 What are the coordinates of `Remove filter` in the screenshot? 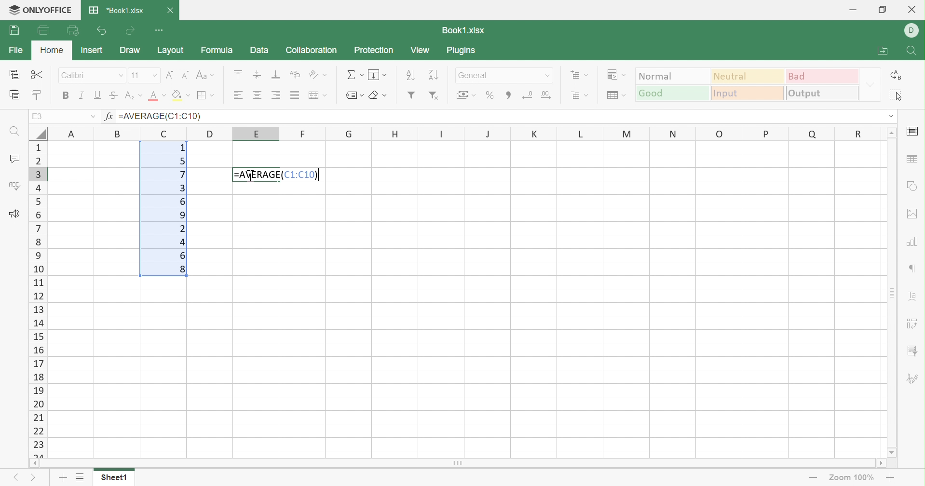 It's located at (435, 96).